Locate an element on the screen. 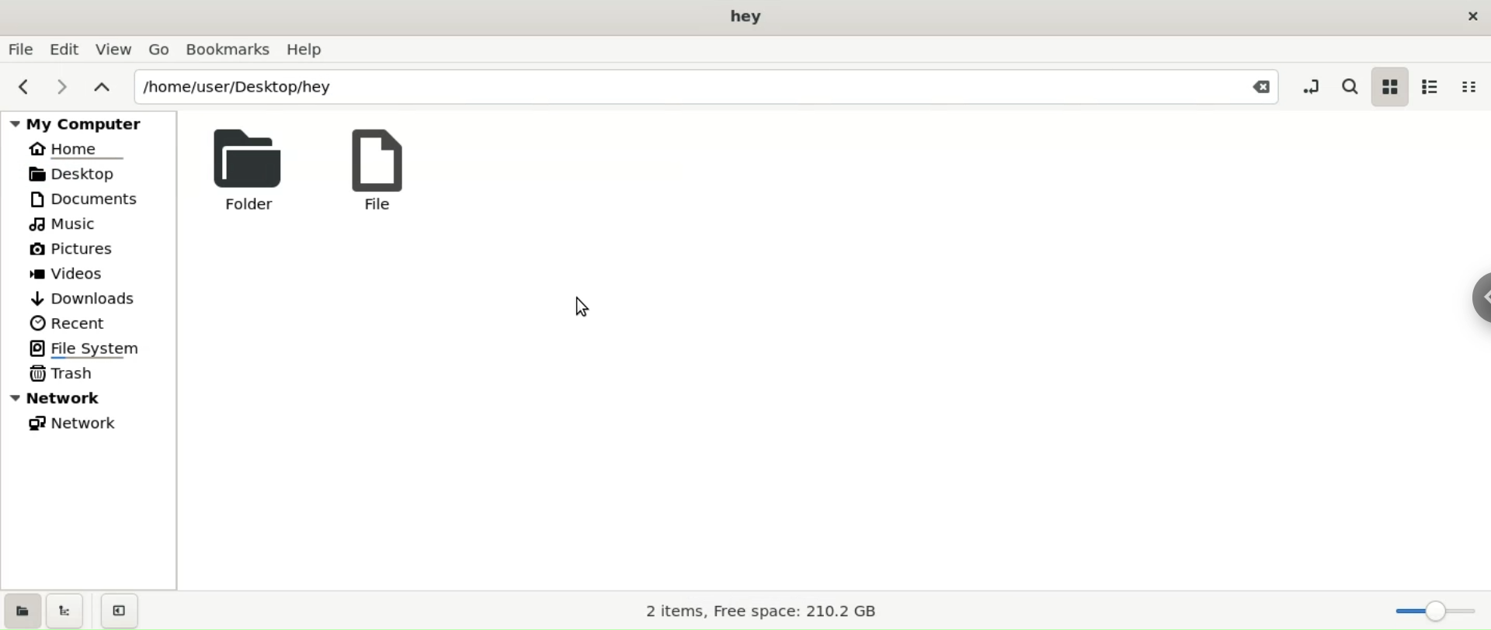  next is located at coordinates (64, 86).